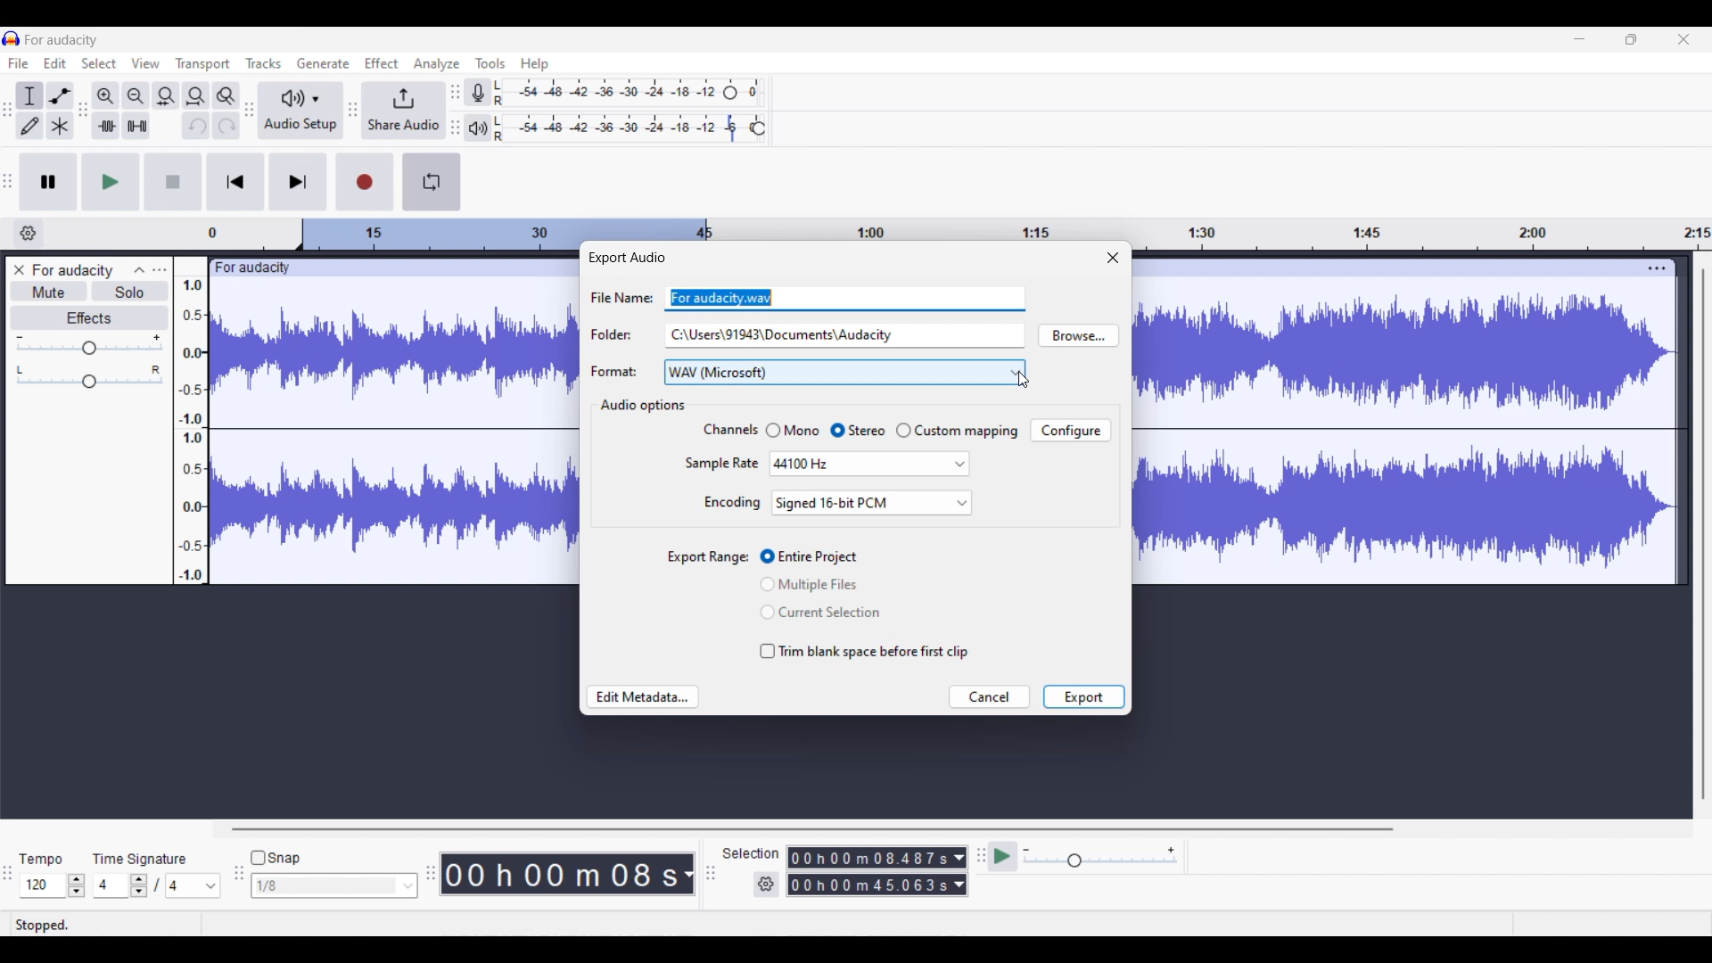 This screenshot has height=963, width=1712. I want to click on Envelop tool, so click(60, 96).